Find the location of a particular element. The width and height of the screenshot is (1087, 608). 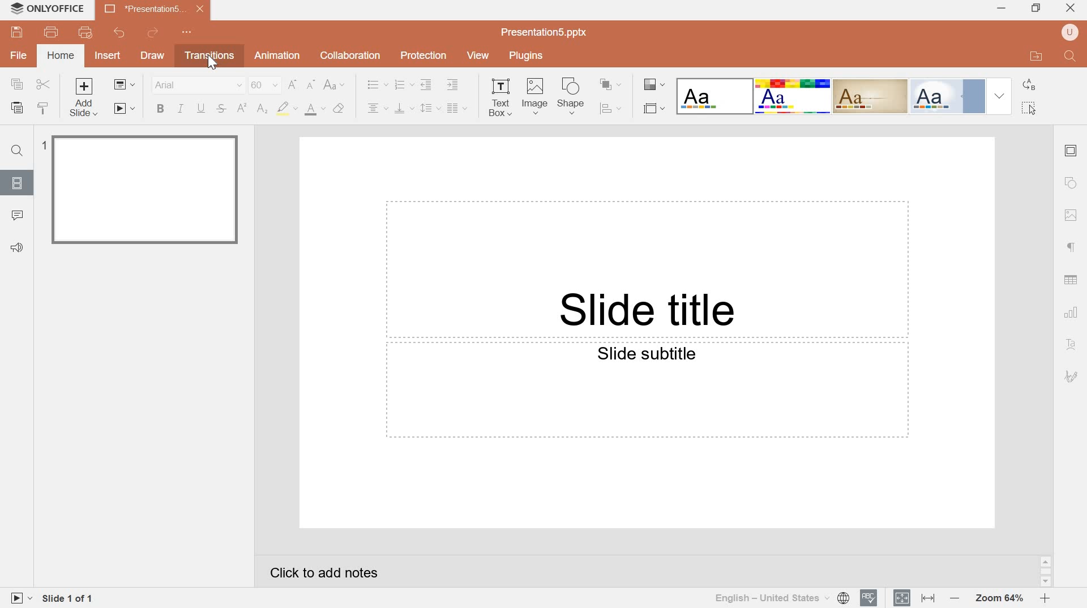

Slide 1 of 1 is located at coordinates (70, 600).